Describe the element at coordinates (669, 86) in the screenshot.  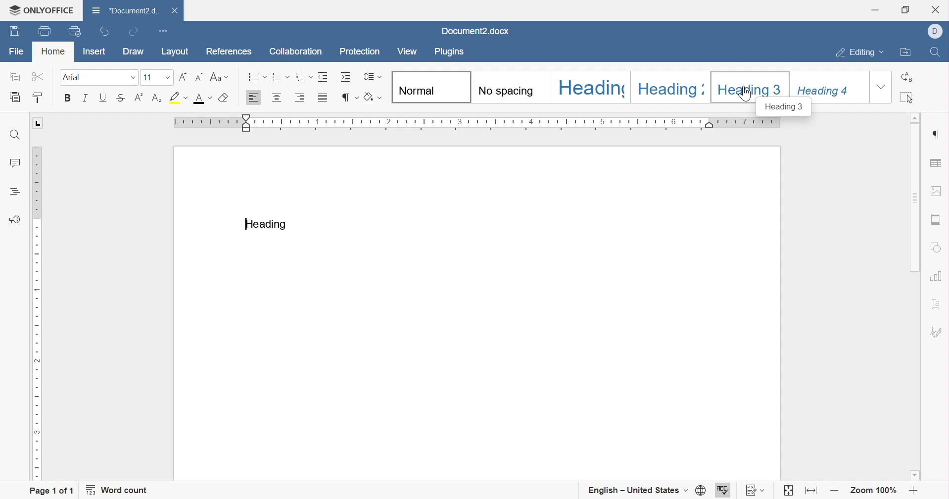
I see `Heading` at that location.